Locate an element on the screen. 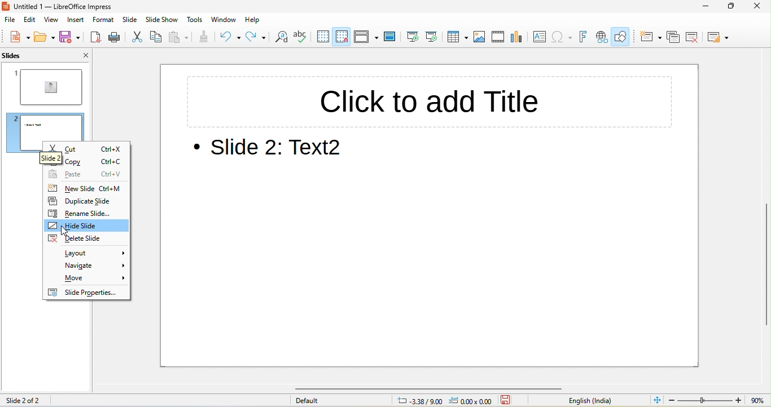  print is located at coordinates (117, 38).